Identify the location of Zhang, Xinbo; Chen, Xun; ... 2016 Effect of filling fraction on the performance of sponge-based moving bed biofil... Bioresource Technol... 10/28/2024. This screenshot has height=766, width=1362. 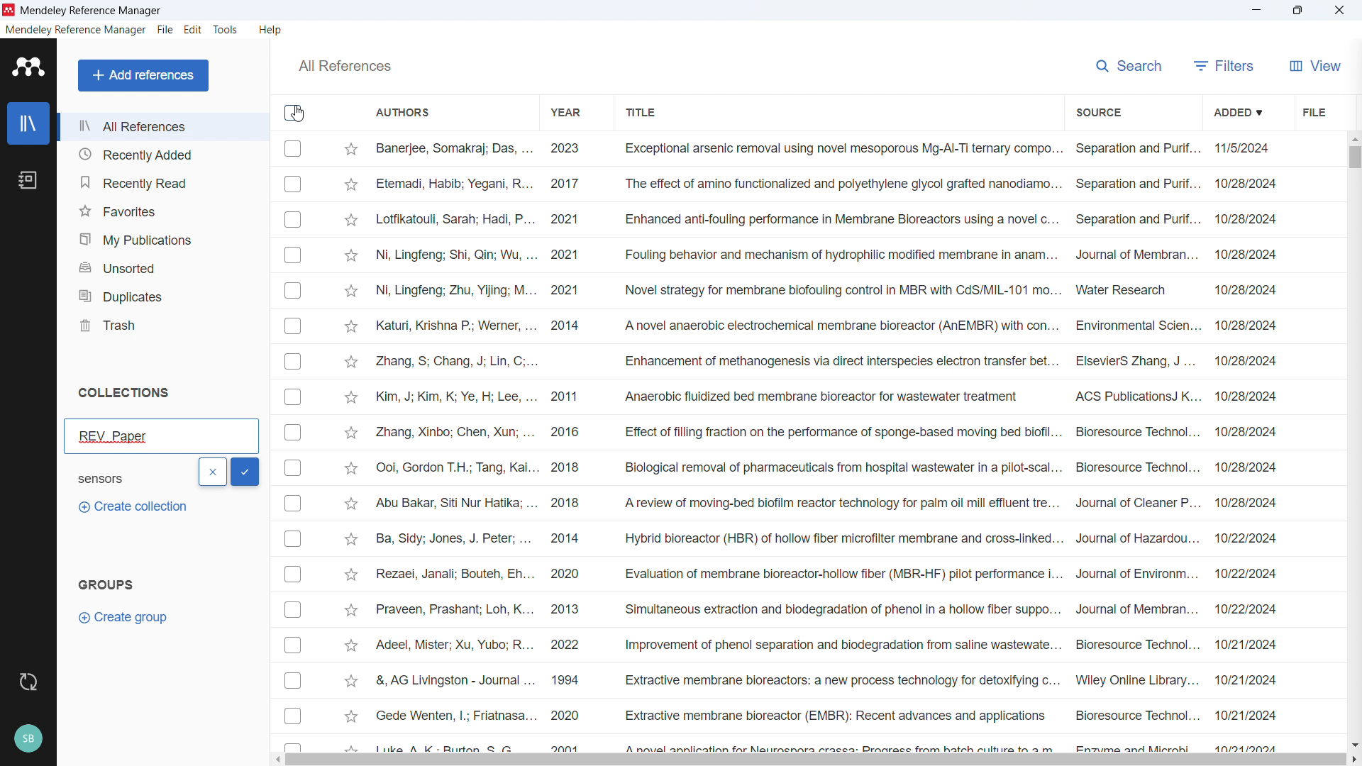
(826, 431).